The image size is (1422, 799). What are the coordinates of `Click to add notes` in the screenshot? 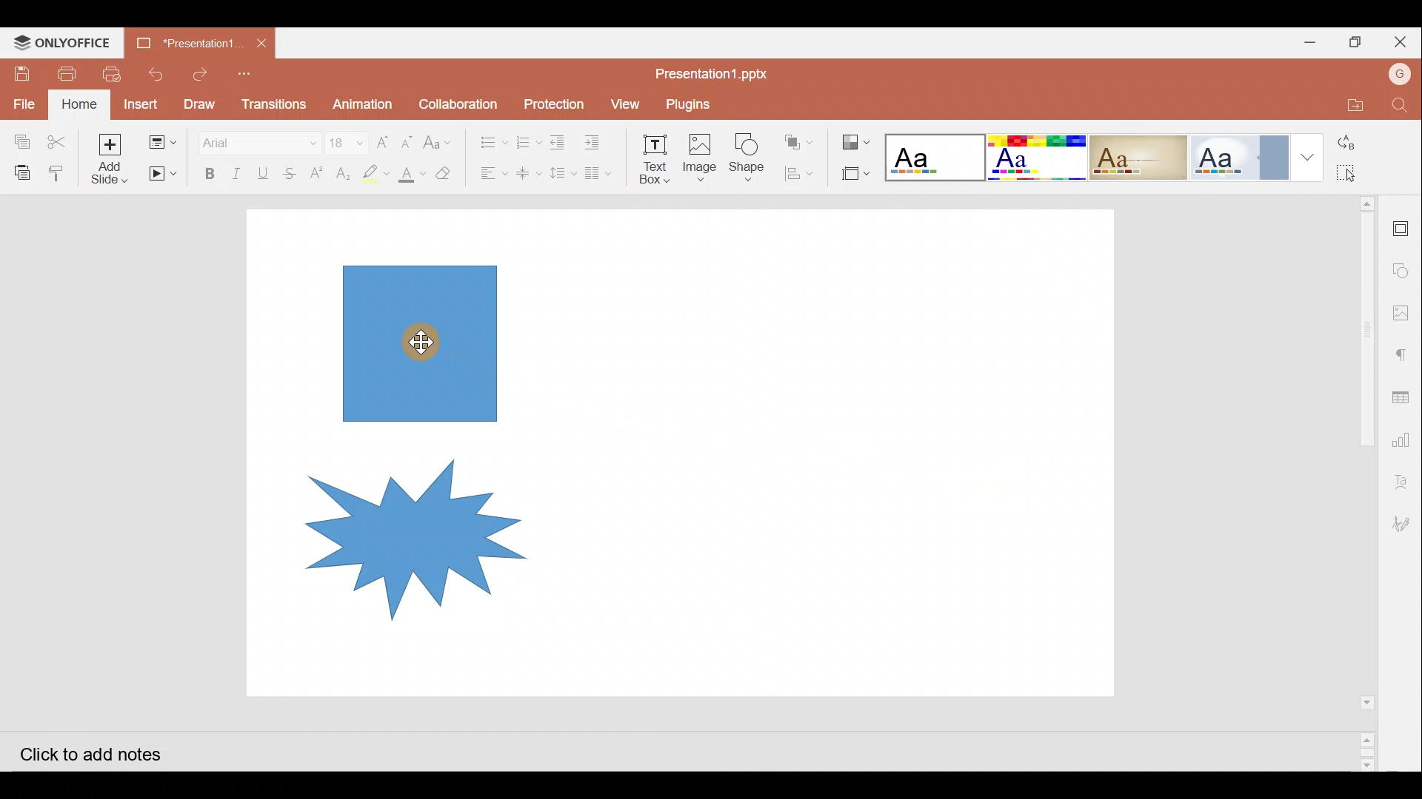 It's located at (103, 753).